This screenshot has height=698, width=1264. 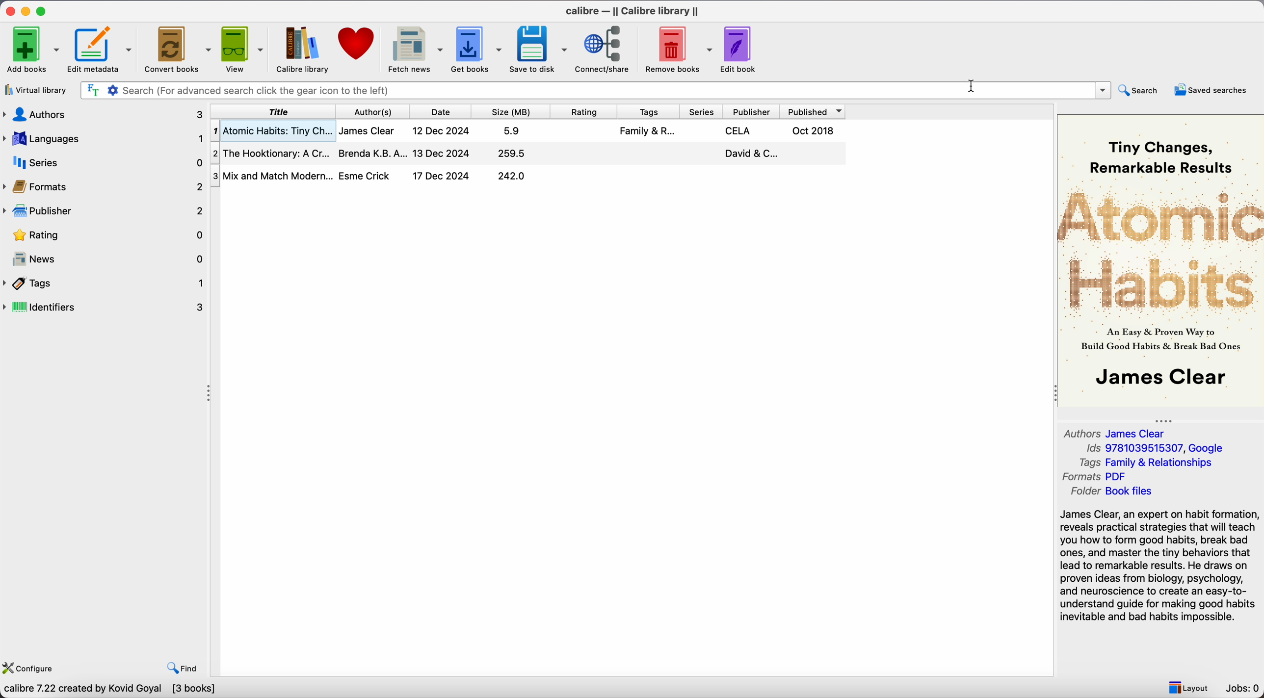 I want to click on saved searches, so click(x=1211, y=89).